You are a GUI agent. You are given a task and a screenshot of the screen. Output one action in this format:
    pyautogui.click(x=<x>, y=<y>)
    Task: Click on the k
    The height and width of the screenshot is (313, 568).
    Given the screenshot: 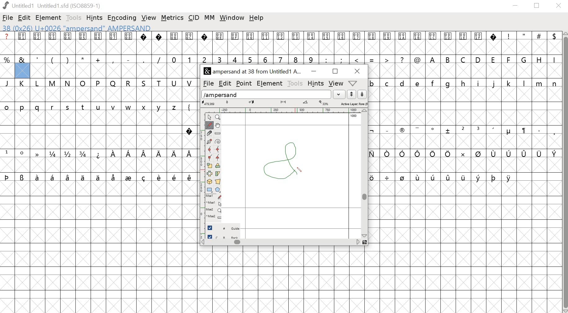 What is the action you would take?
    pyautogui.click(x=508, y=83)
    